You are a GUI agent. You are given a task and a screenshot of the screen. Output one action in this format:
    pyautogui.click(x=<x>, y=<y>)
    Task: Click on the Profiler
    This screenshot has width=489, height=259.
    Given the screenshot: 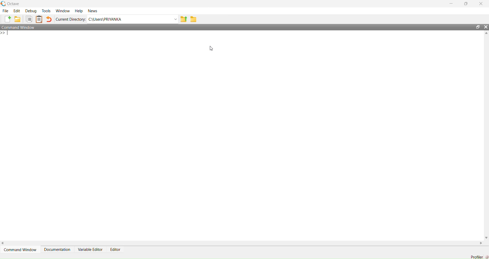 What is the action you would take?
    pyautogui.click(x=477, y=257)
    